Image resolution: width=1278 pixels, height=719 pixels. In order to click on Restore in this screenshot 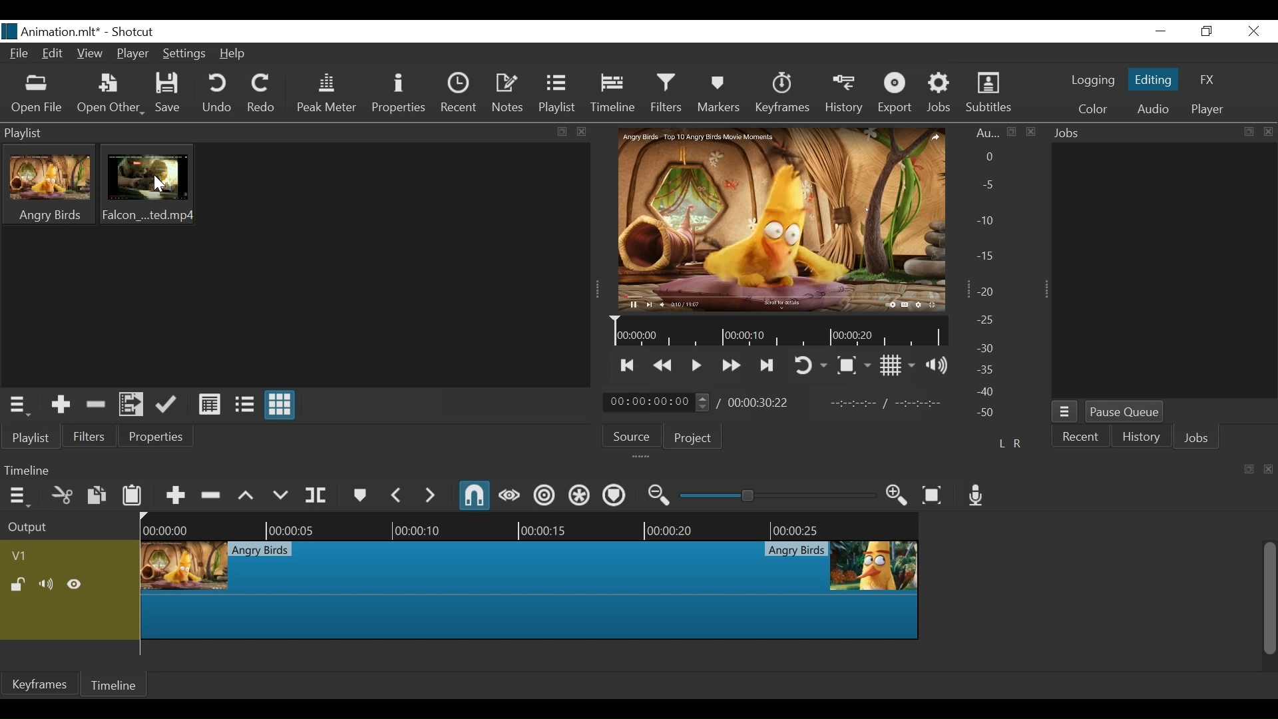, I will do `click(1207, 31)`.